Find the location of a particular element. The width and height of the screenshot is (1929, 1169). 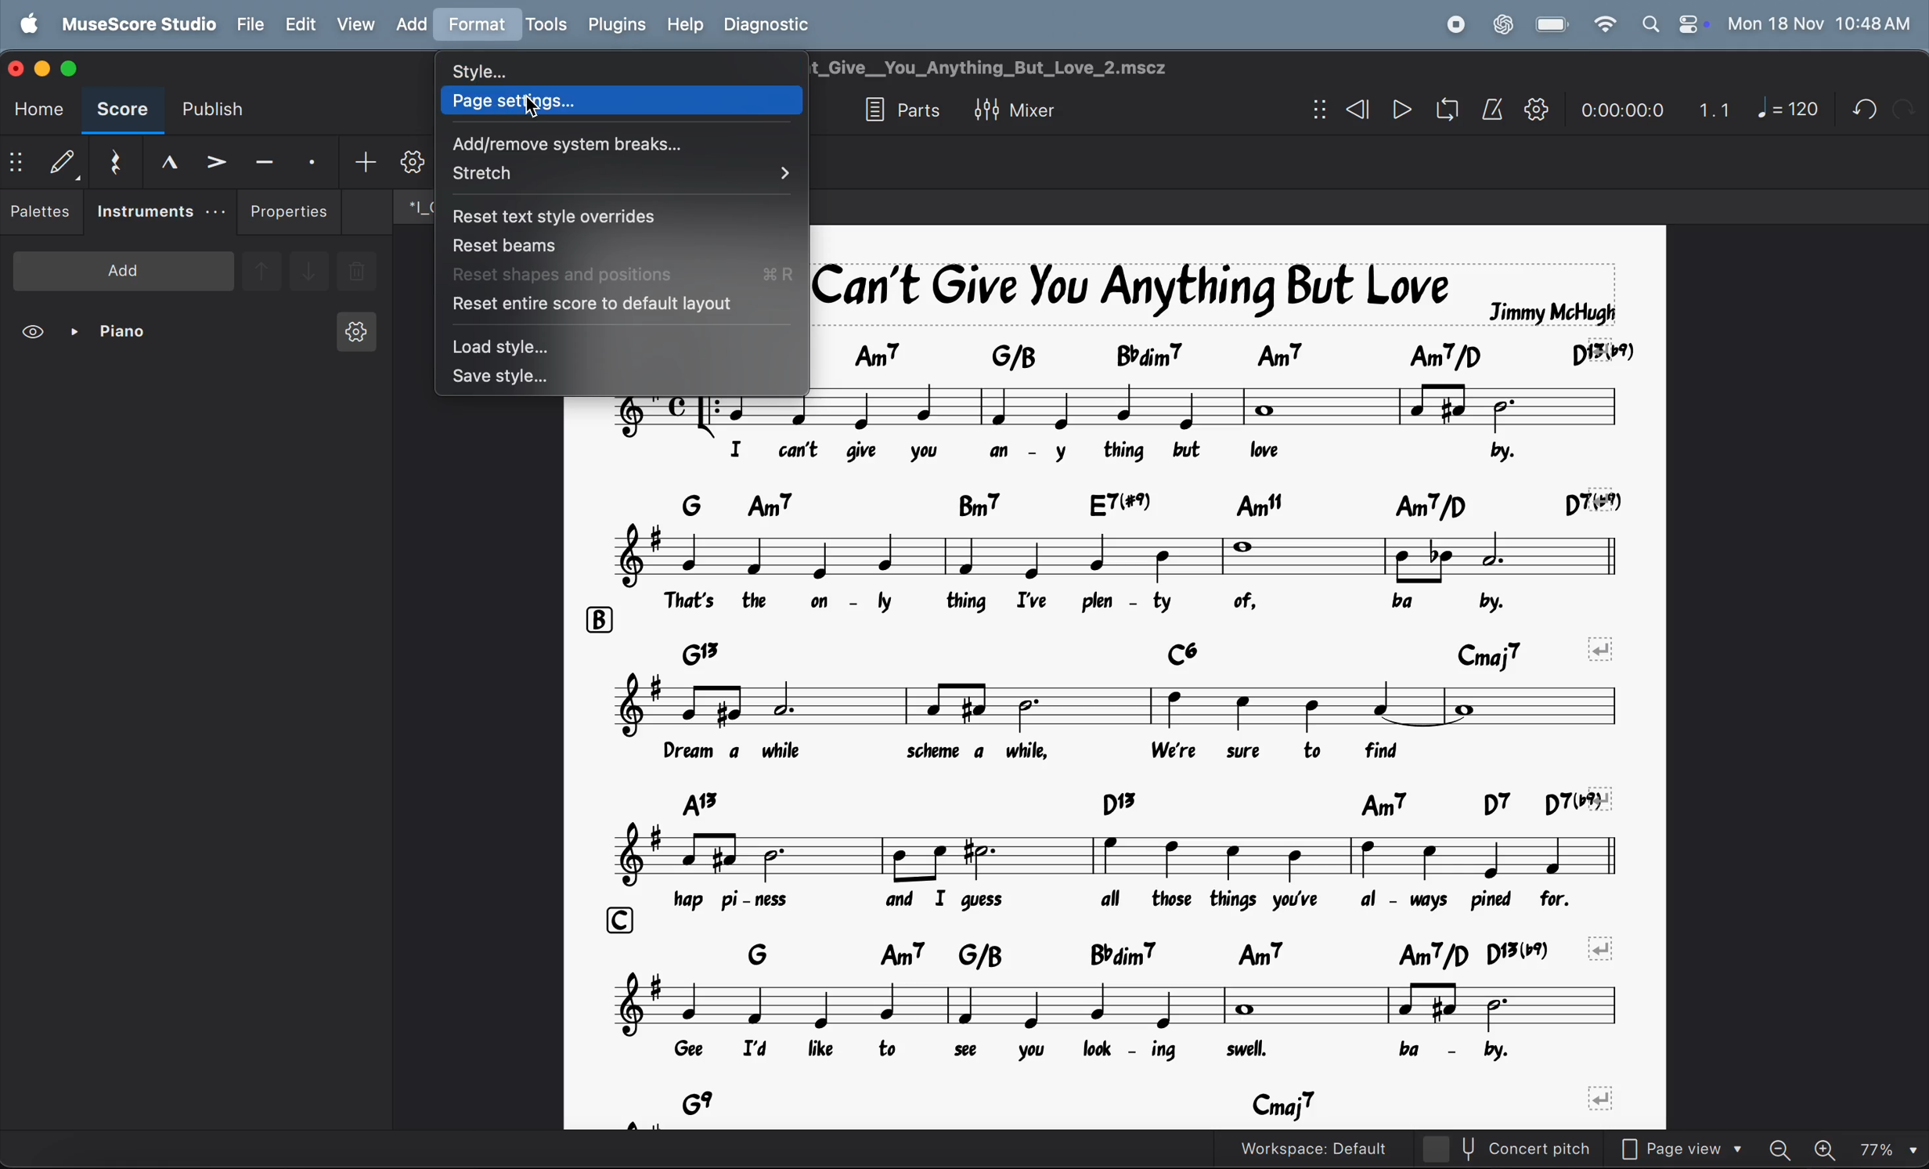

down tone is located at coordinates (310, 272).